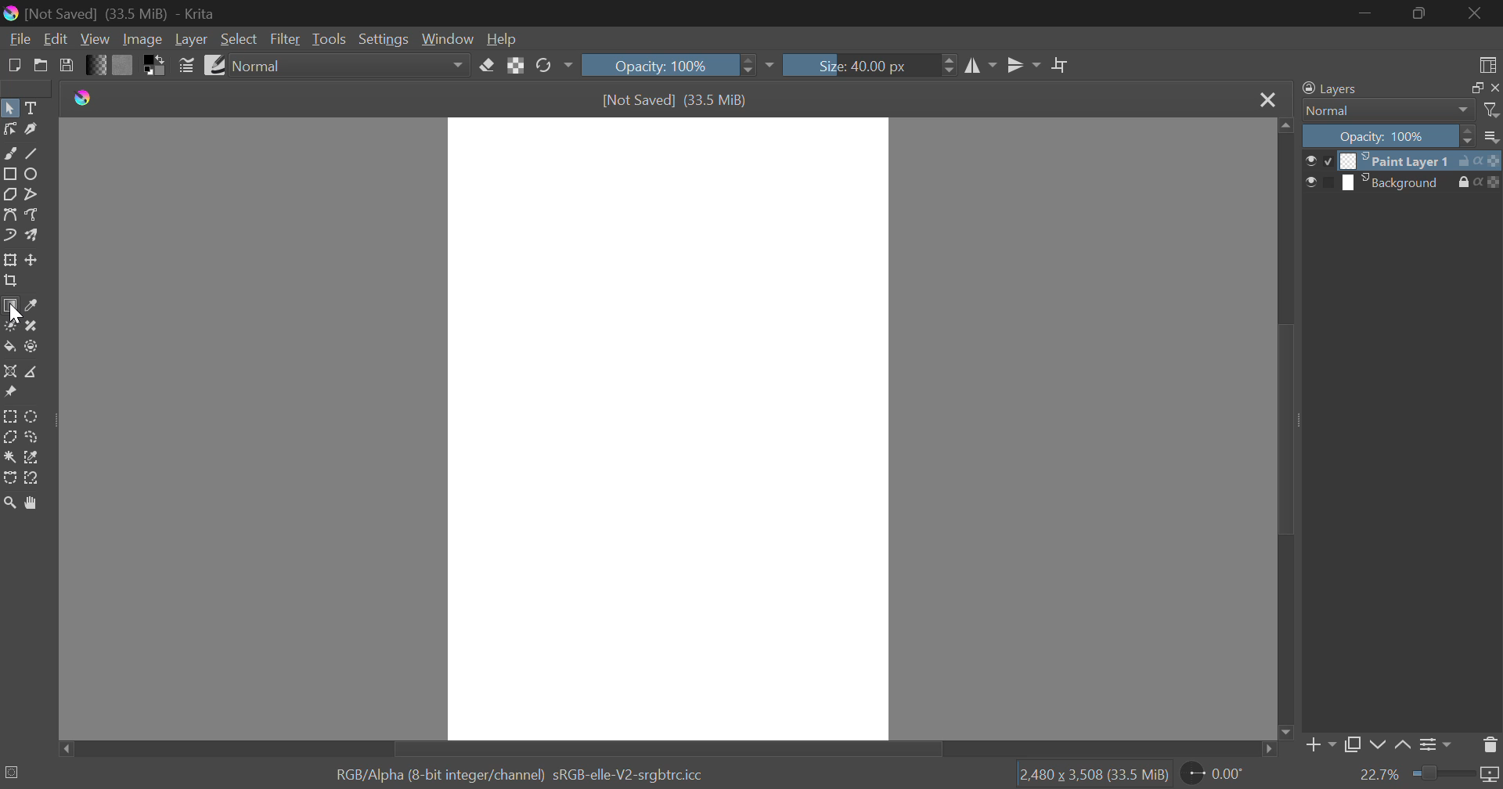 Image resolution: width=1503 pixels, height=789 pixels. Describe the element at coordinates (382, 39) in the screenshot. I see `Settings` at that location.